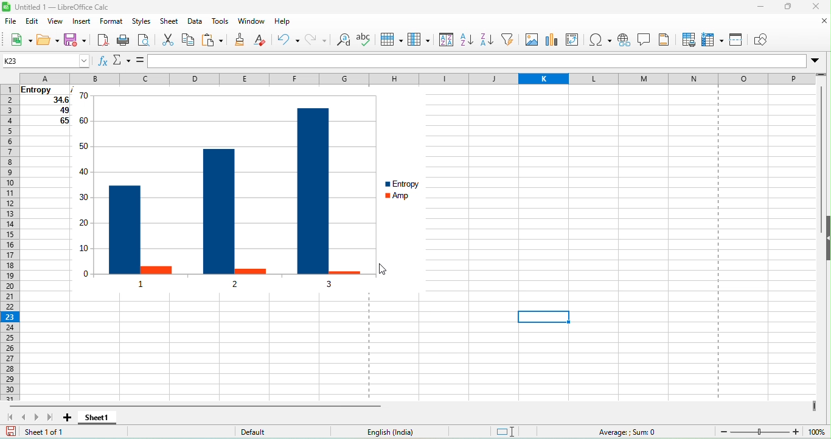  Describe the element at coordinates (120, 61) in the screenshot. I see `select function` at that location.